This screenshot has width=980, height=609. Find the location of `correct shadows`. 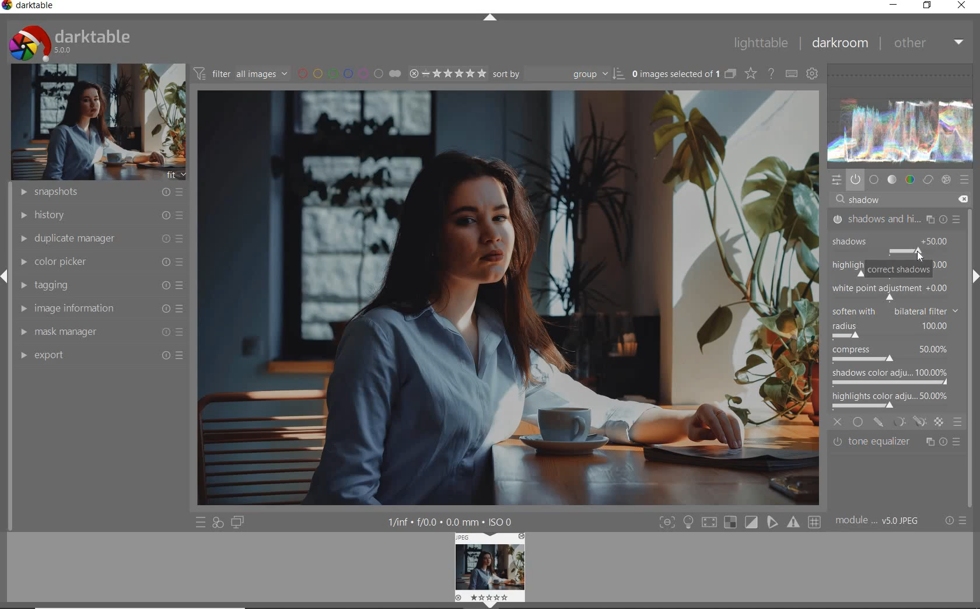

correct shadows is located at coordinates (898, 270).